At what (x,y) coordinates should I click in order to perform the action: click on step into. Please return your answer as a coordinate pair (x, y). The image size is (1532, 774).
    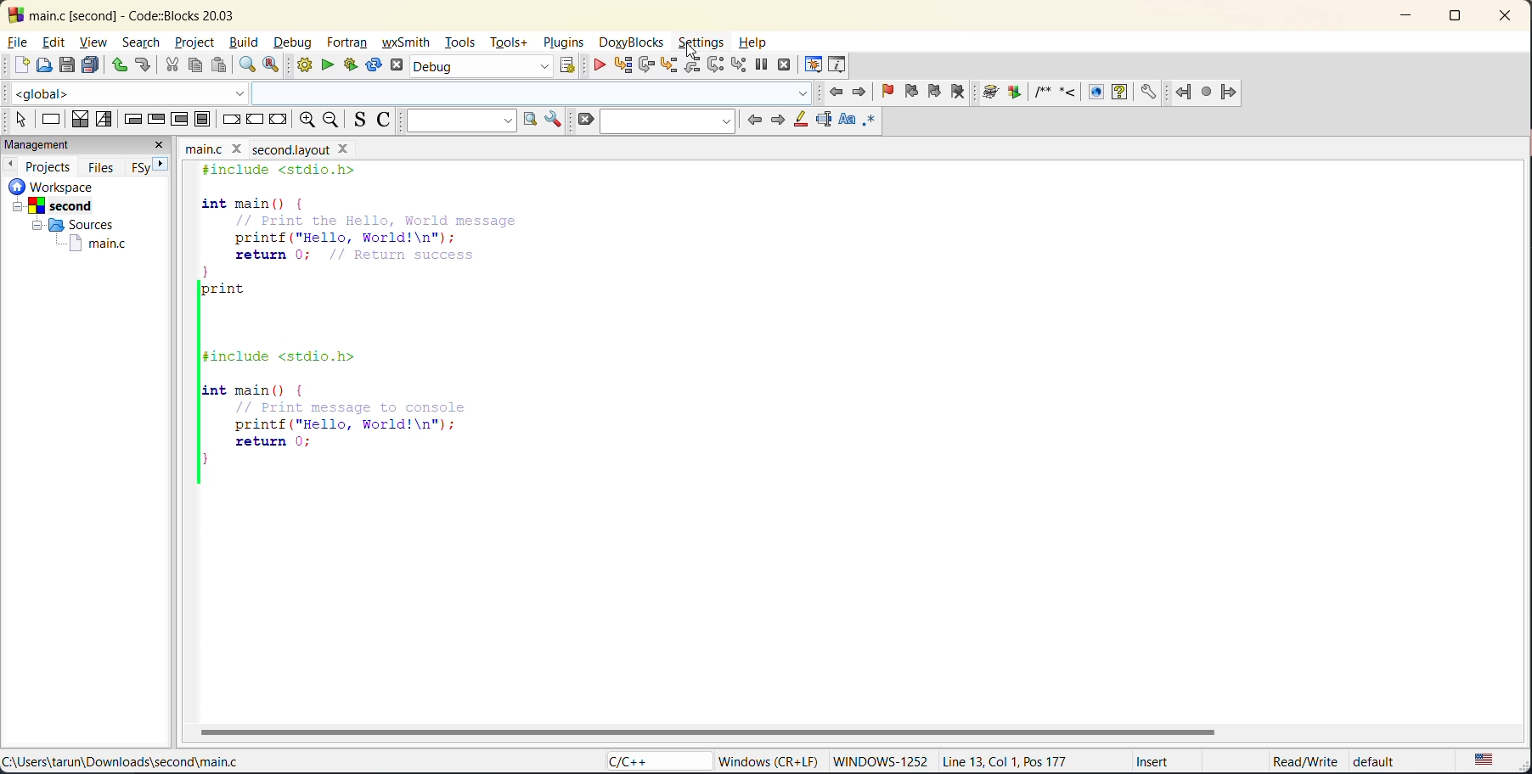
    Looking at the image, I should click on (667, 66).